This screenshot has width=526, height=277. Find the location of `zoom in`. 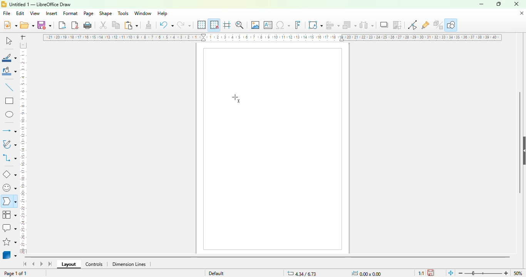

zoom in is located at coordinates (506, 273).